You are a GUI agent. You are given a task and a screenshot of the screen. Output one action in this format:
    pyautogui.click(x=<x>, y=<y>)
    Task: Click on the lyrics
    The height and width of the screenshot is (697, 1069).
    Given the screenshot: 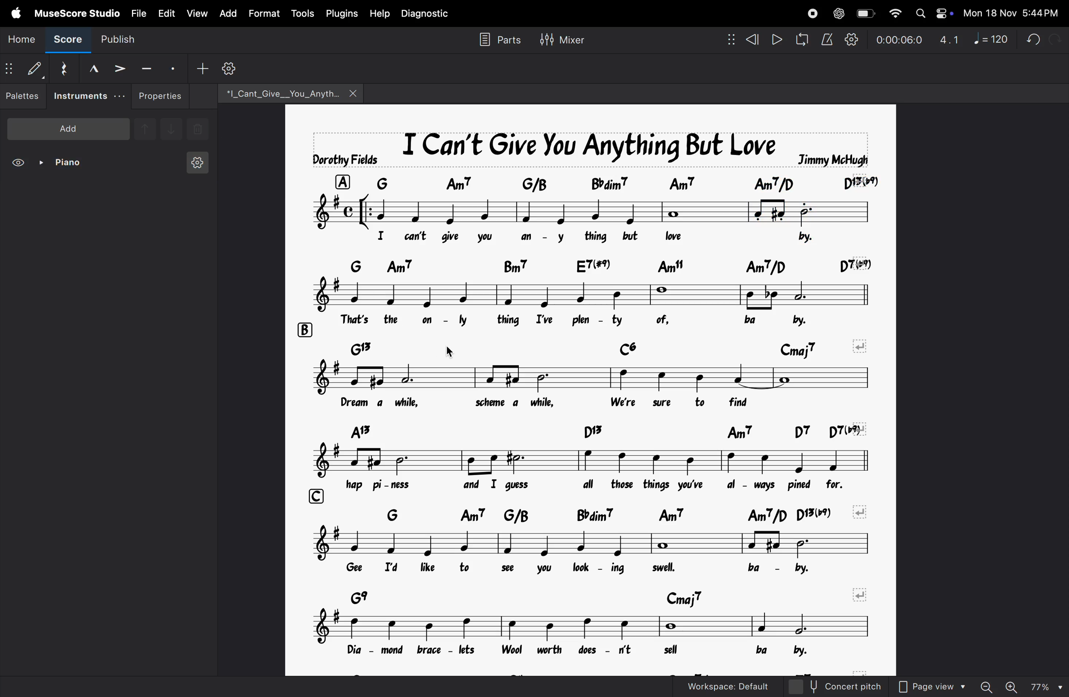 What is the action you would take?
    pyautogui.click(x=602, y=237)
    